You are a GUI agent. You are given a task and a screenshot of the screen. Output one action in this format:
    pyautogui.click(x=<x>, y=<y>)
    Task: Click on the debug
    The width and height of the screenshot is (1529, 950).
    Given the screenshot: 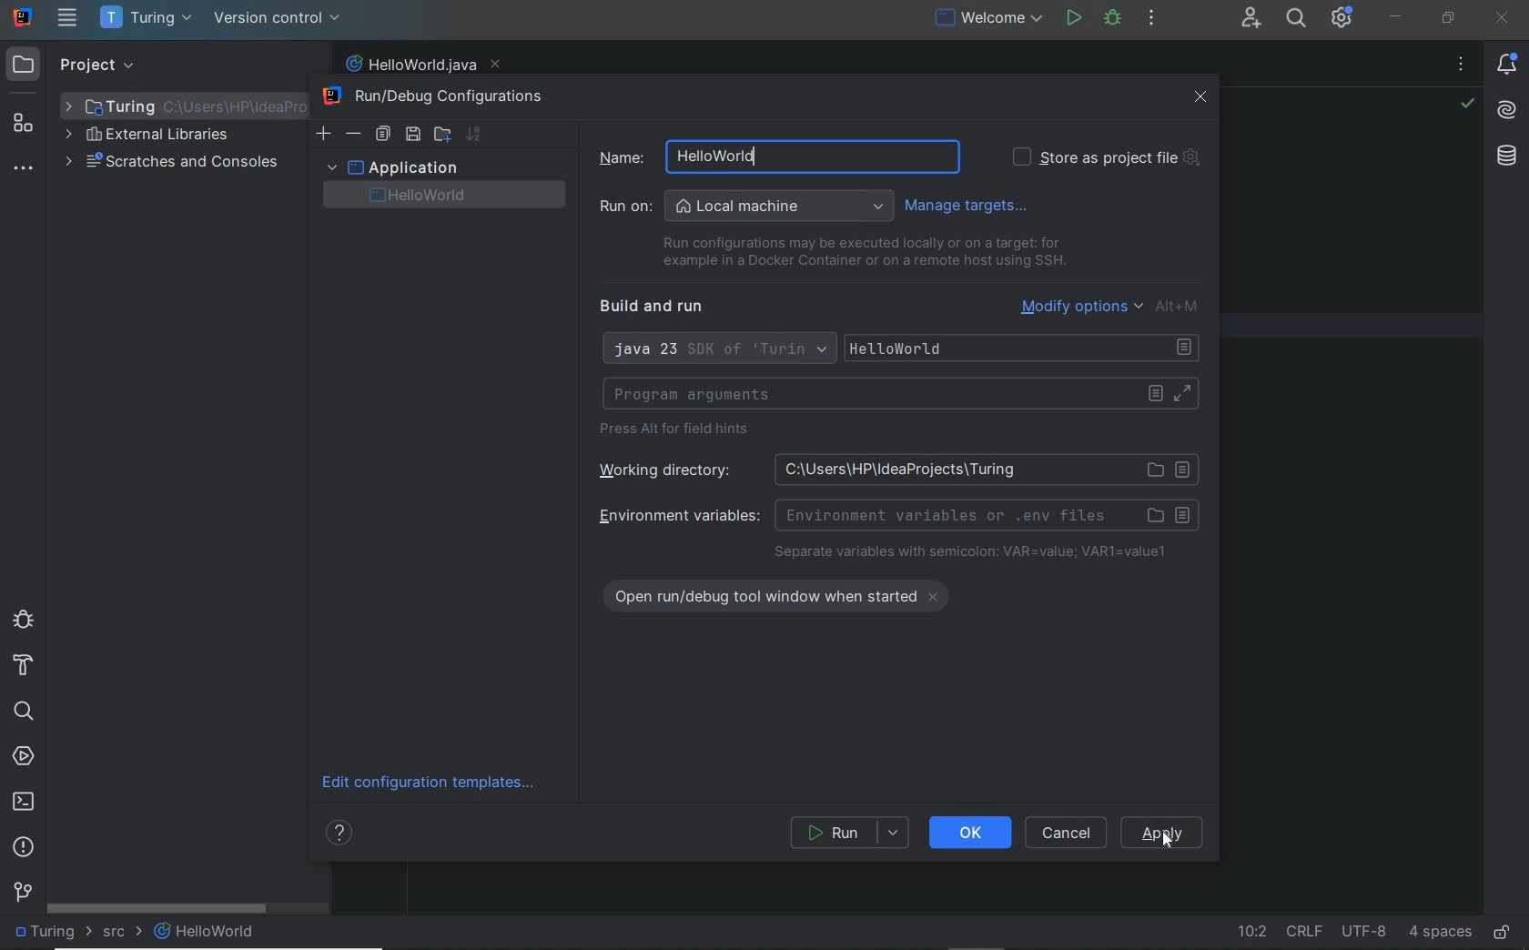 What is the action you would take?
    pyautogui.click(x=23, y=618)
    